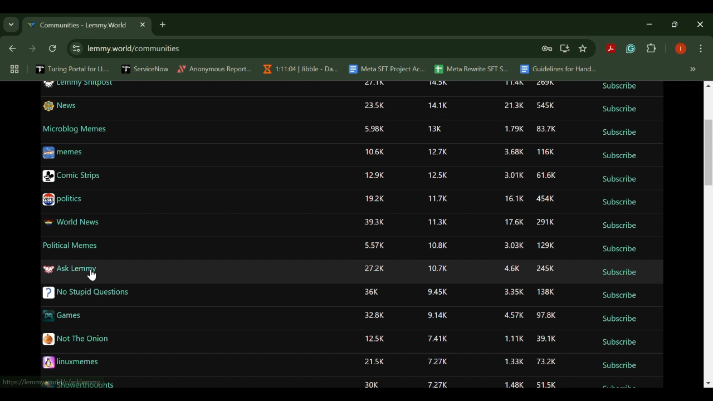 The image size is (713, 401). Describe the element at coordinates (439, 175) in the screenshot. I see `12.5K` at that location.